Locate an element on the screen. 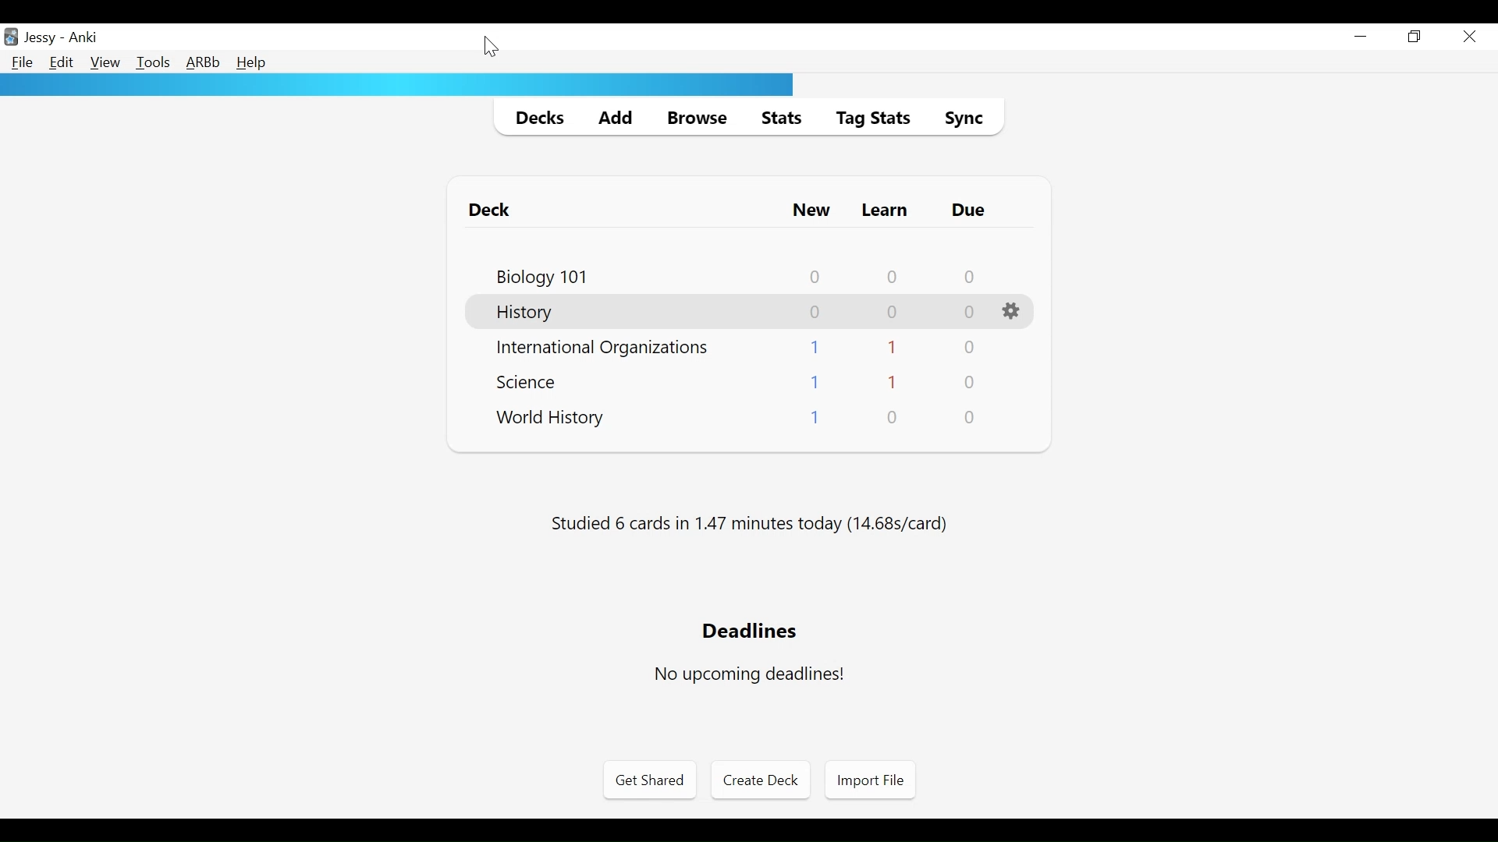 Image resolution: width=1498 pixels, height=842 pixels. Deck Name is located at coordinates (525, 313).